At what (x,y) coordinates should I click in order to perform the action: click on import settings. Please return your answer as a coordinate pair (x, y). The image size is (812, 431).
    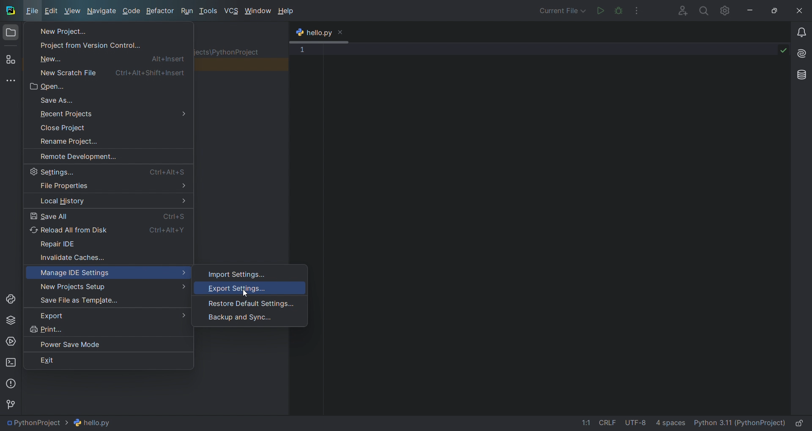
    Looking at the image, I should click on (241, 271).